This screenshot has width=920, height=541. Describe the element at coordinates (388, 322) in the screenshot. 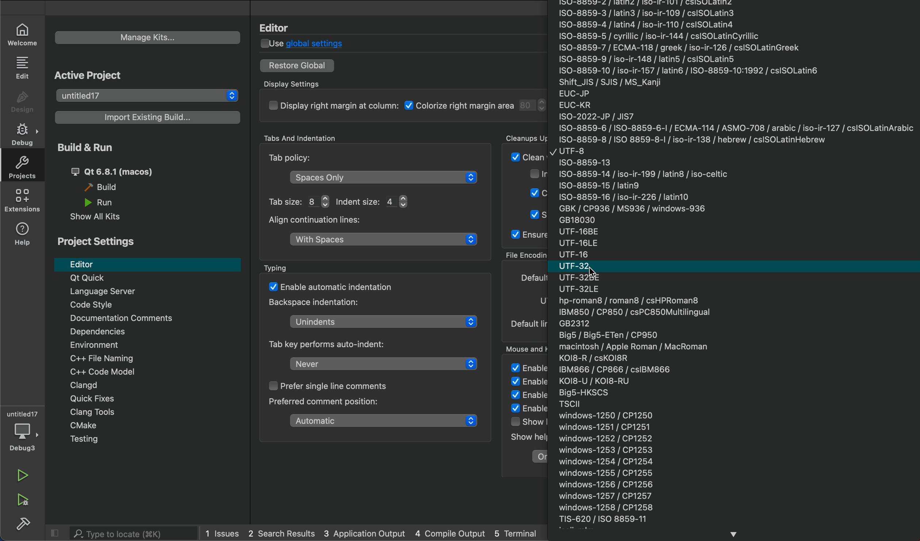

I see `Unindent` at that location.